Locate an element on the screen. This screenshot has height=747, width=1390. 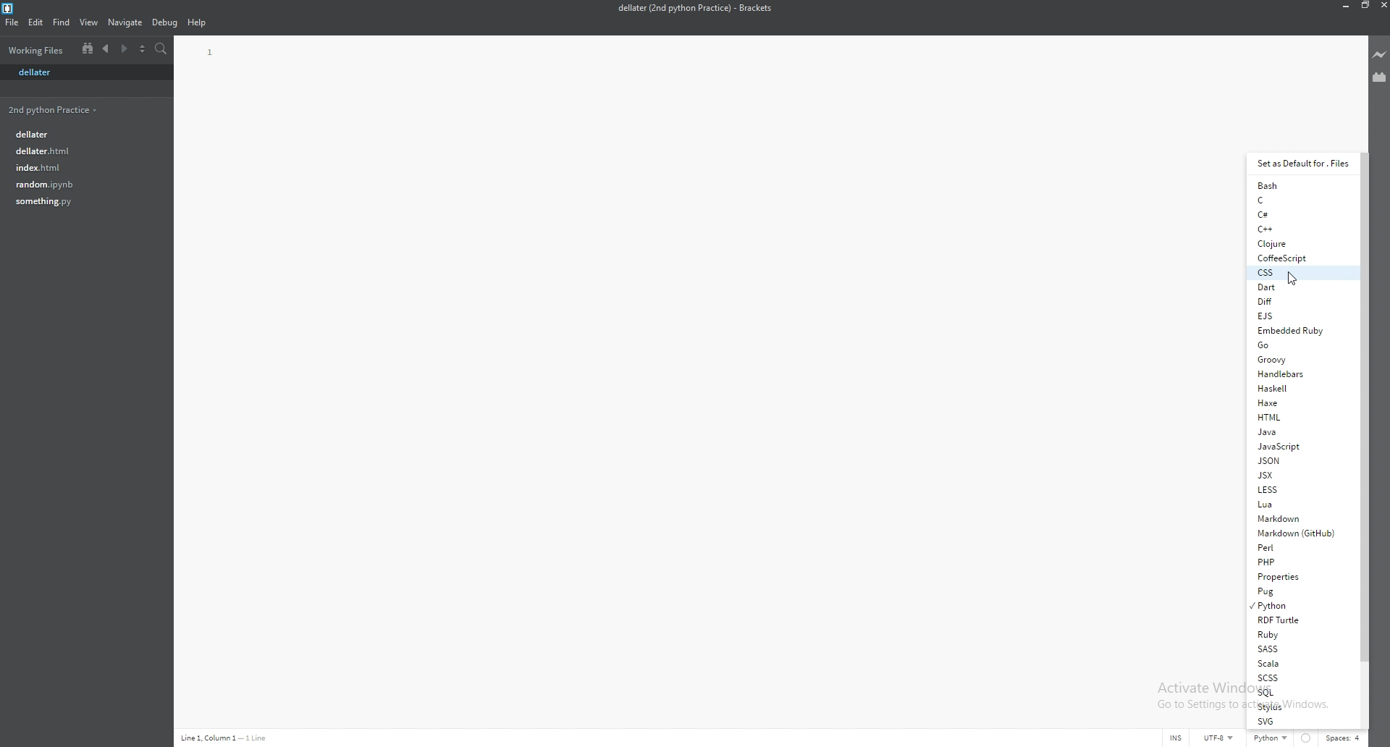
file is located at coordinates (80, 151).